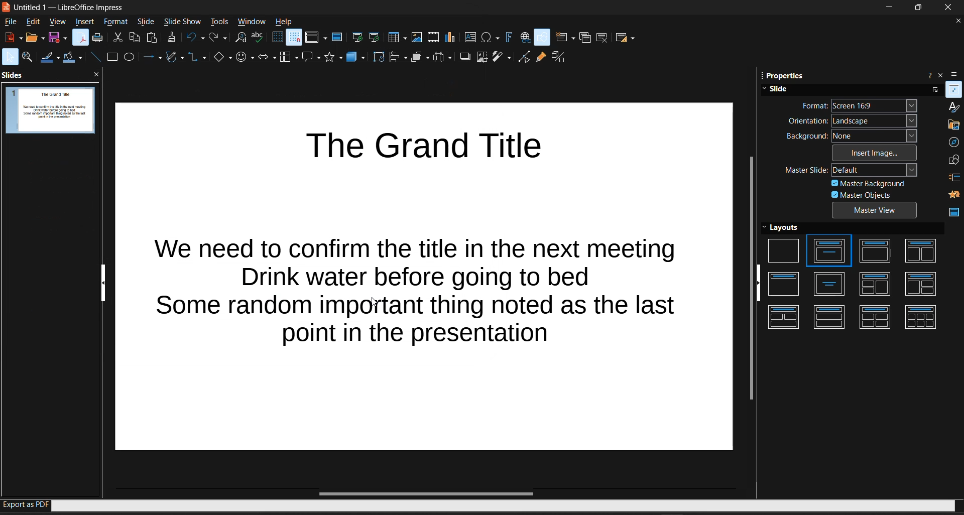  Describe the element at coordinates (856, 280) in the screenshot. I see `layouts` at that location.